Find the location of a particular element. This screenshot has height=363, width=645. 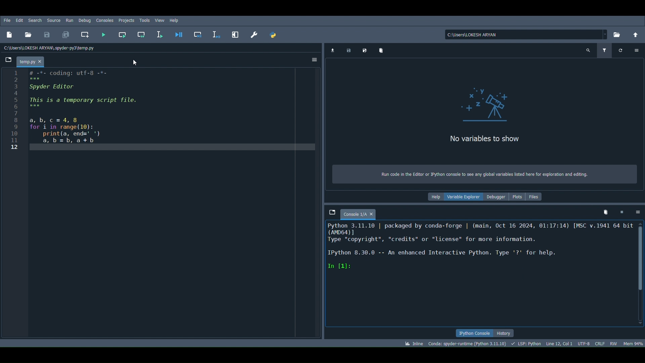

Open file (Ctrl + O) is located at coordinates (29, 34).